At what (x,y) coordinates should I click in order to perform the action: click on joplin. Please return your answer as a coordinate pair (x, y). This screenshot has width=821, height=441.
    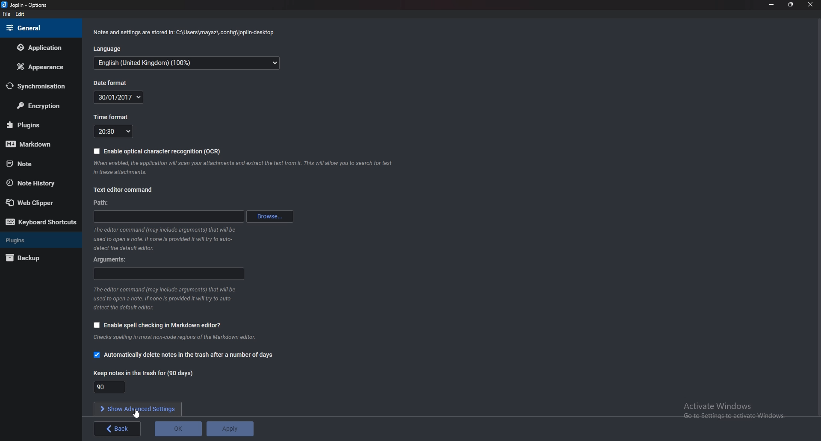
    Looking at the image, I should click on (26, 6).